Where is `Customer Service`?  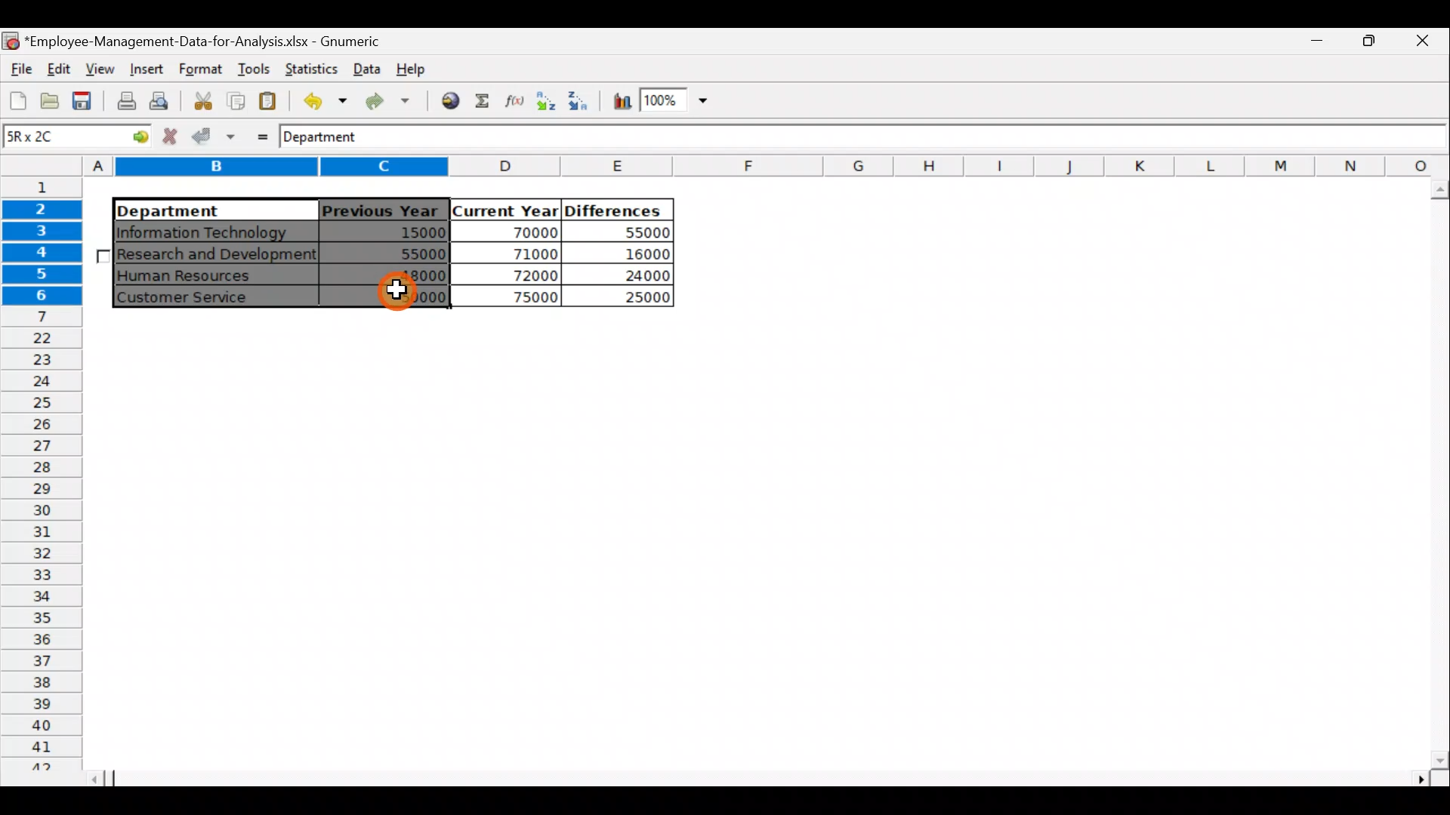
Customer Service is located at coordinates (200, 297).